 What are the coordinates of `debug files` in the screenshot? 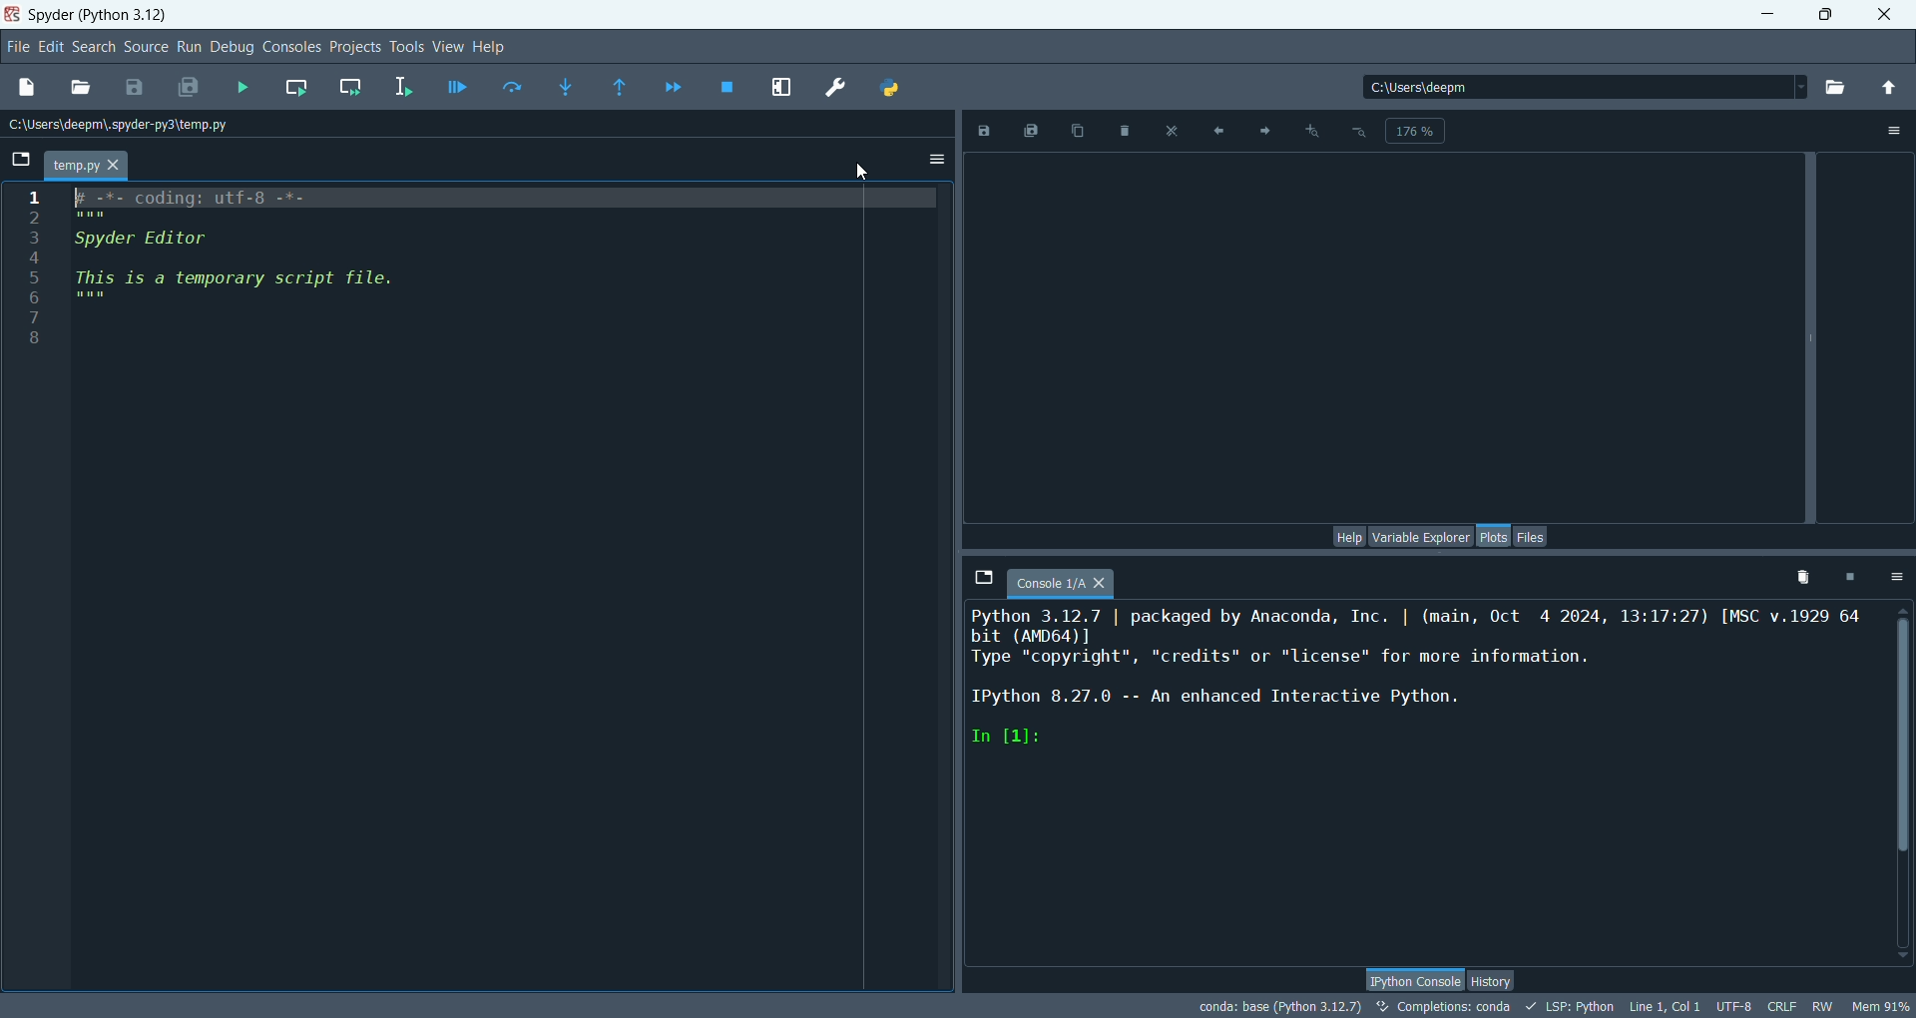 It's located at (460, 90).